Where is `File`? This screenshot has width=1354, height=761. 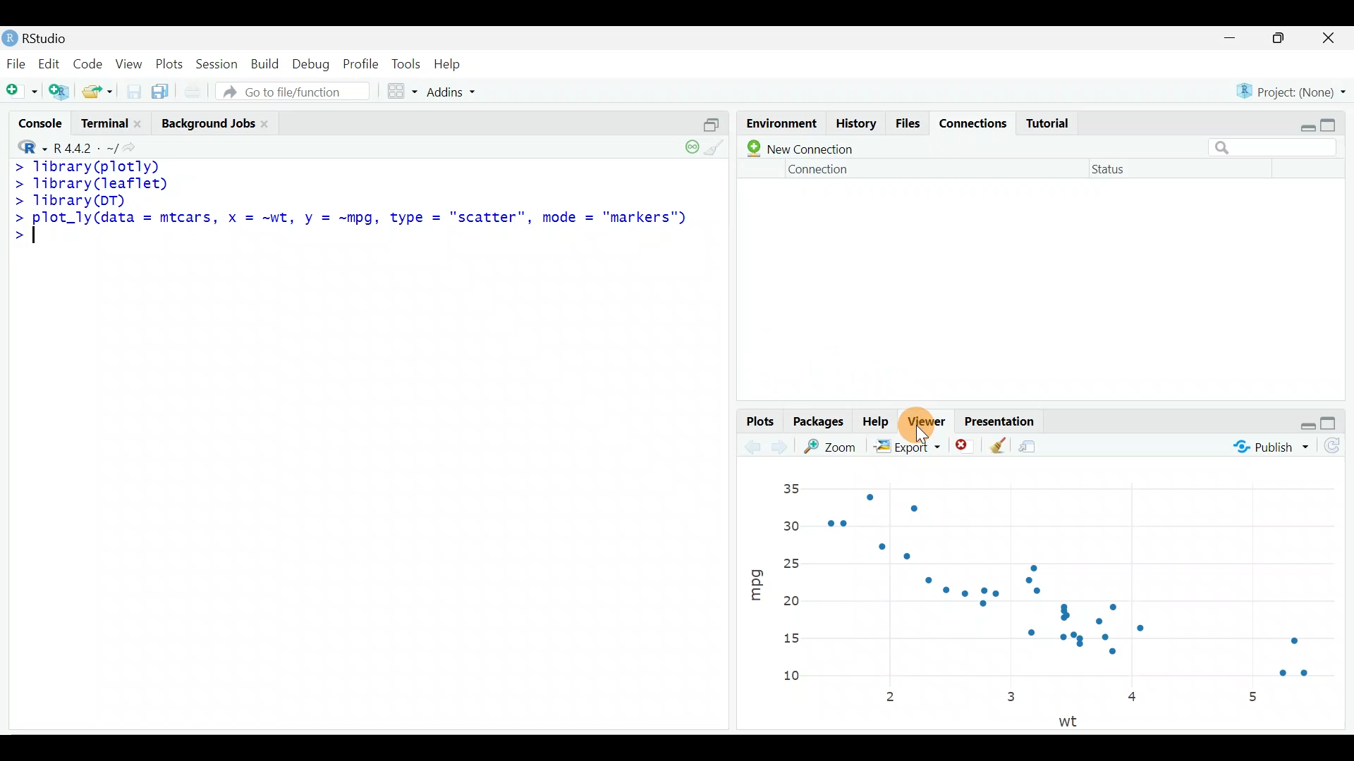 File is located at coordinates (16, 63).